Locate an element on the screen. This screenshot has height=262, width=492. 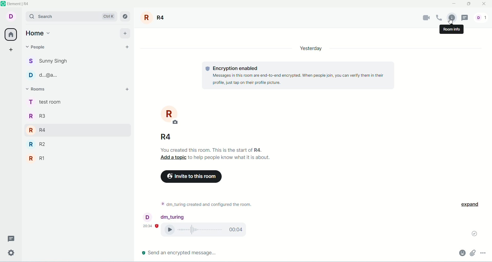
text is located at coordinates (206, 205).